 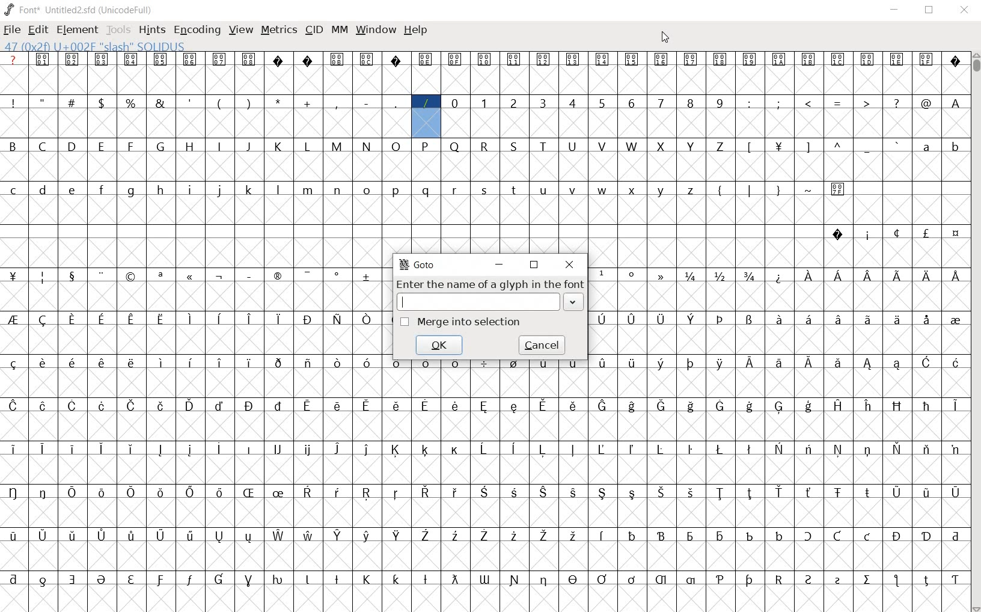 What do you see at coordinates (219, 319) in the screenshot?
I see `glyph` at bounding box center [219, 319].